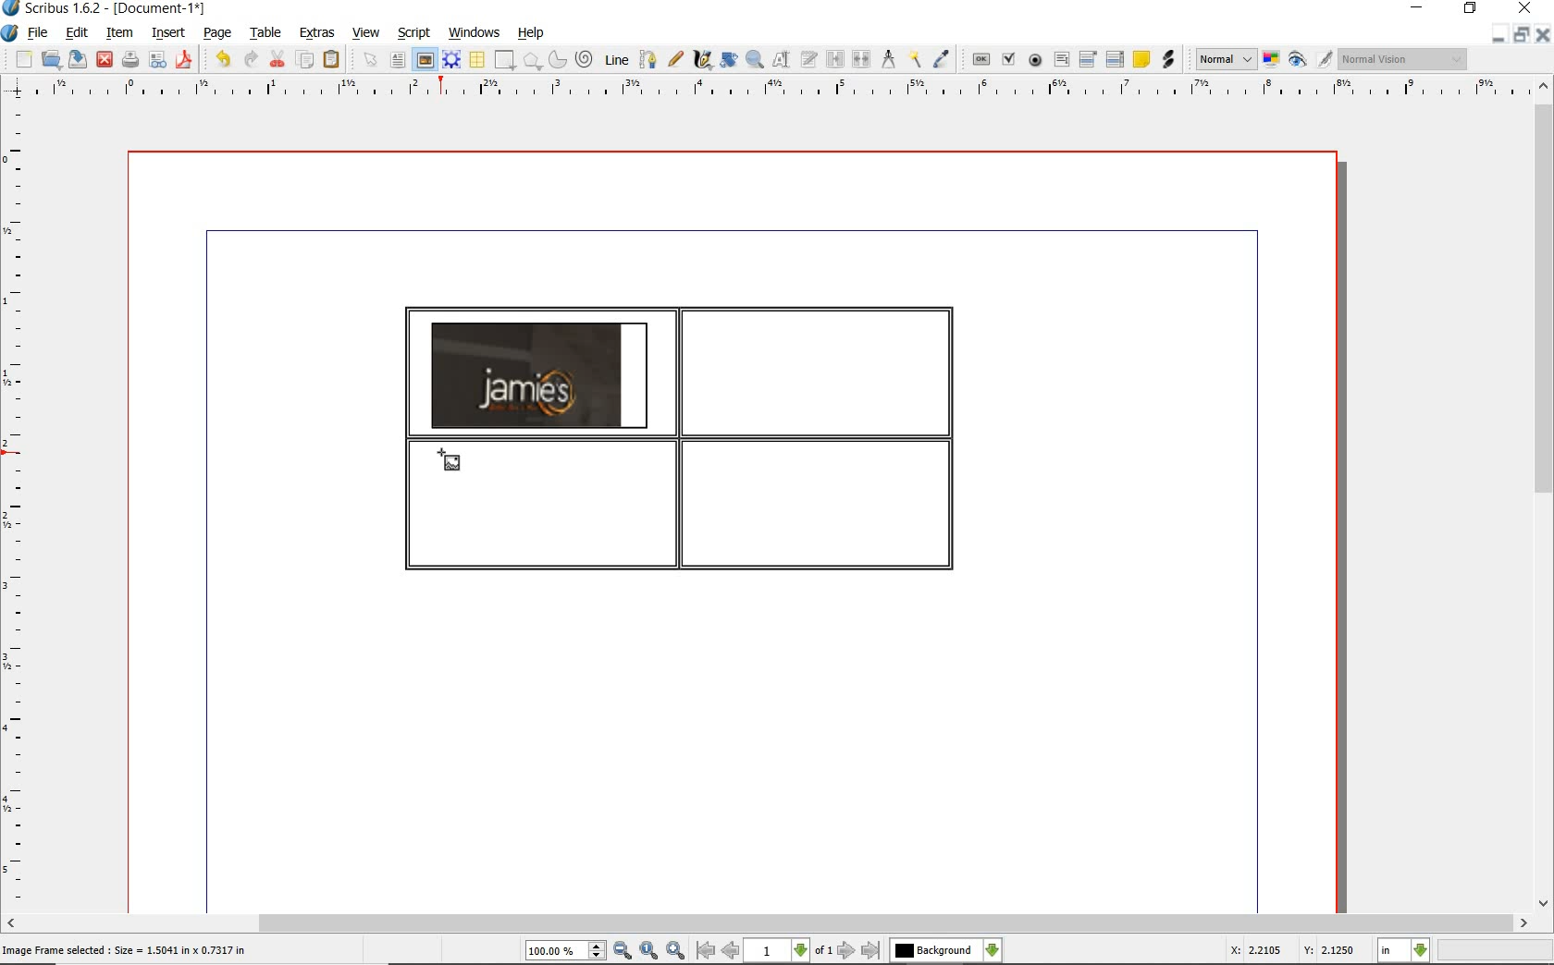  I want to click on image frame, so click(449, 462).